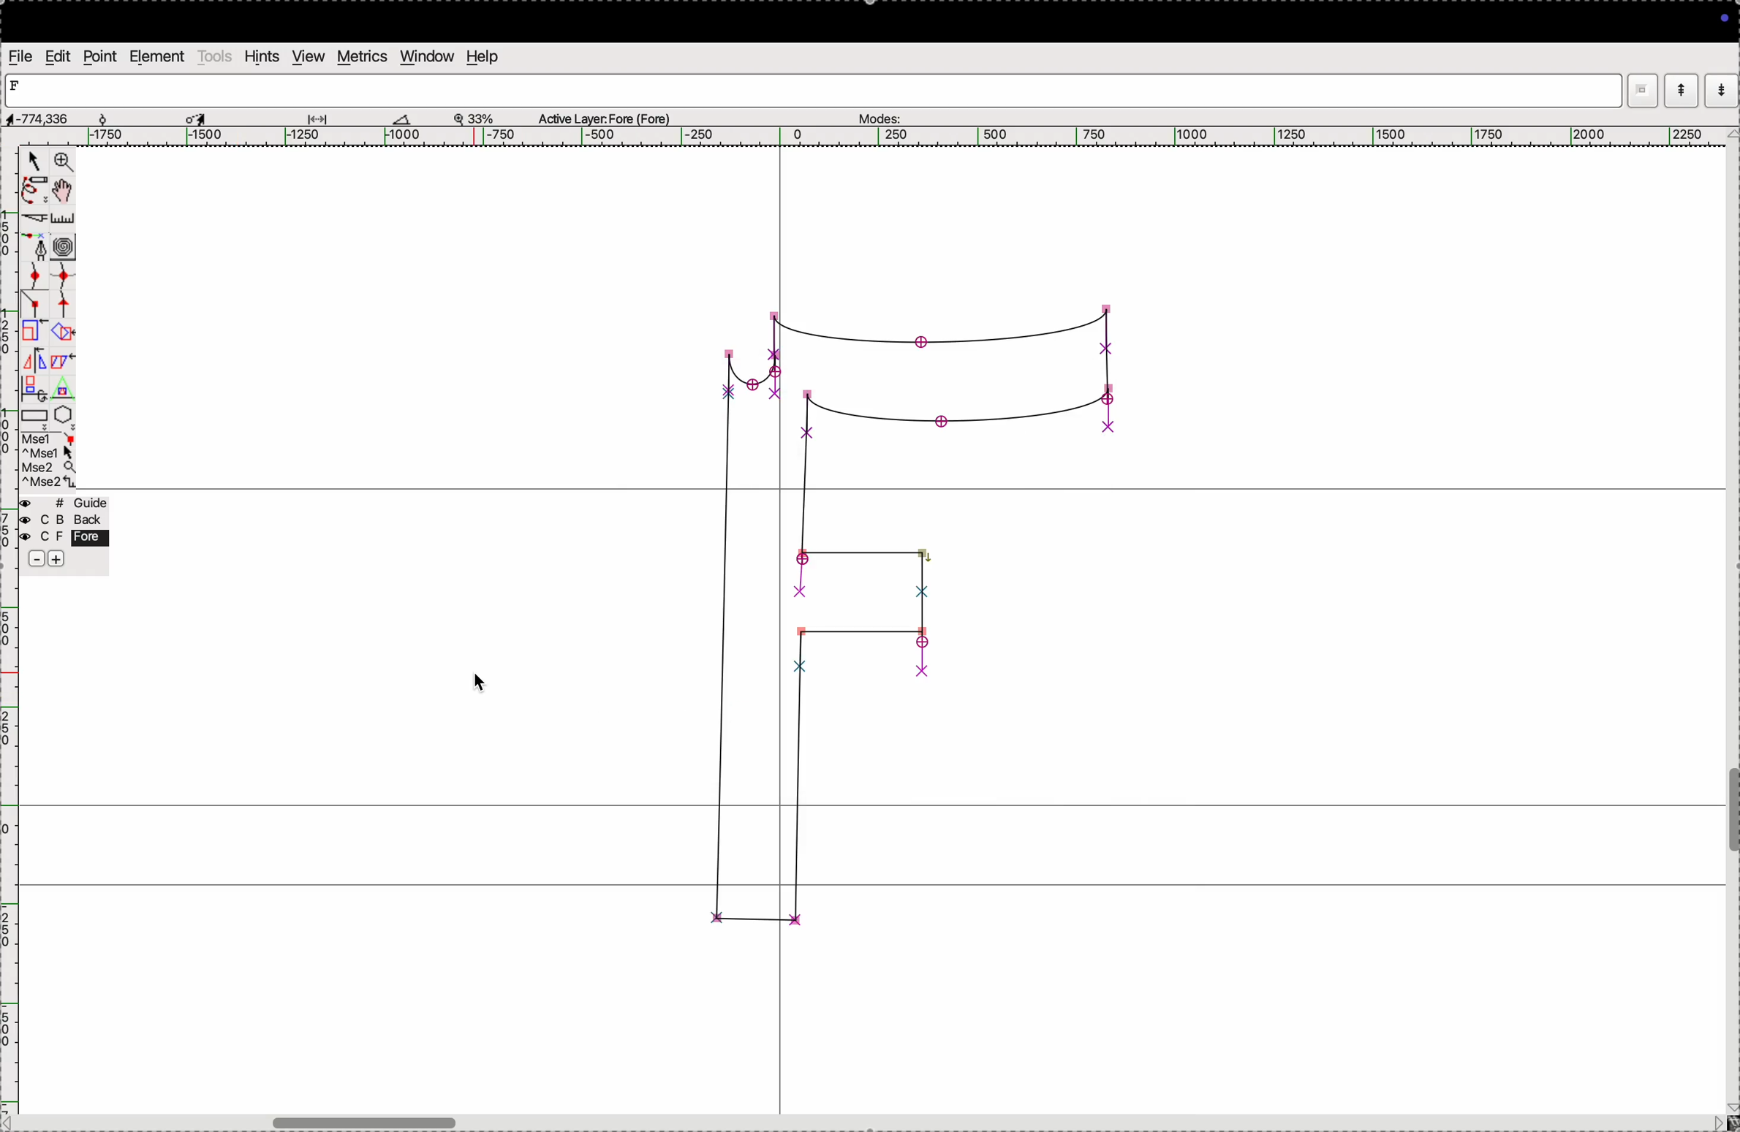 The width and height of the screenshot is (1740, 1132). Describe the element at coordinates (428, 56) in the screenshot. I see `window` at that location.